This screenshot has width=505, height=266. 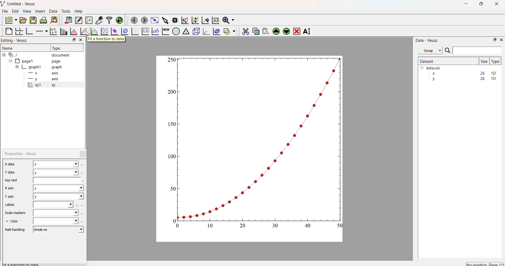 I want to click on x axis, so click(x=43, y=73).